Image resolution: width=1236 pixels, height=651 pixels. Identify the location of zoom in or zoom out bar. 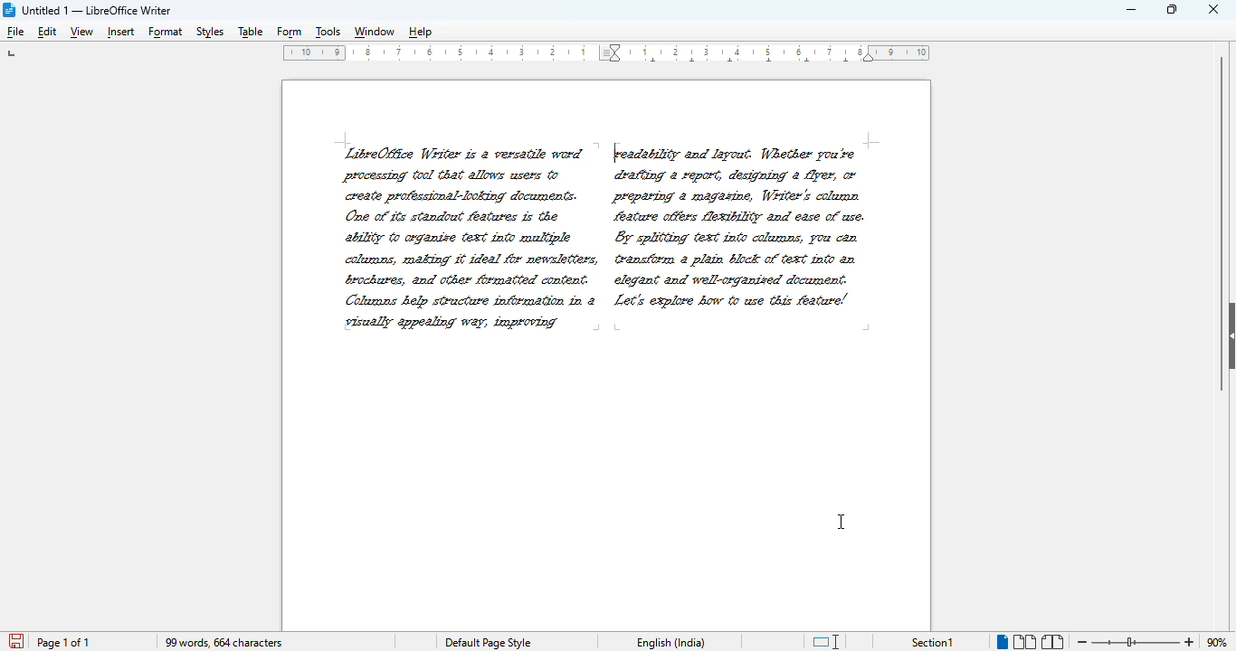
(1136, 642).